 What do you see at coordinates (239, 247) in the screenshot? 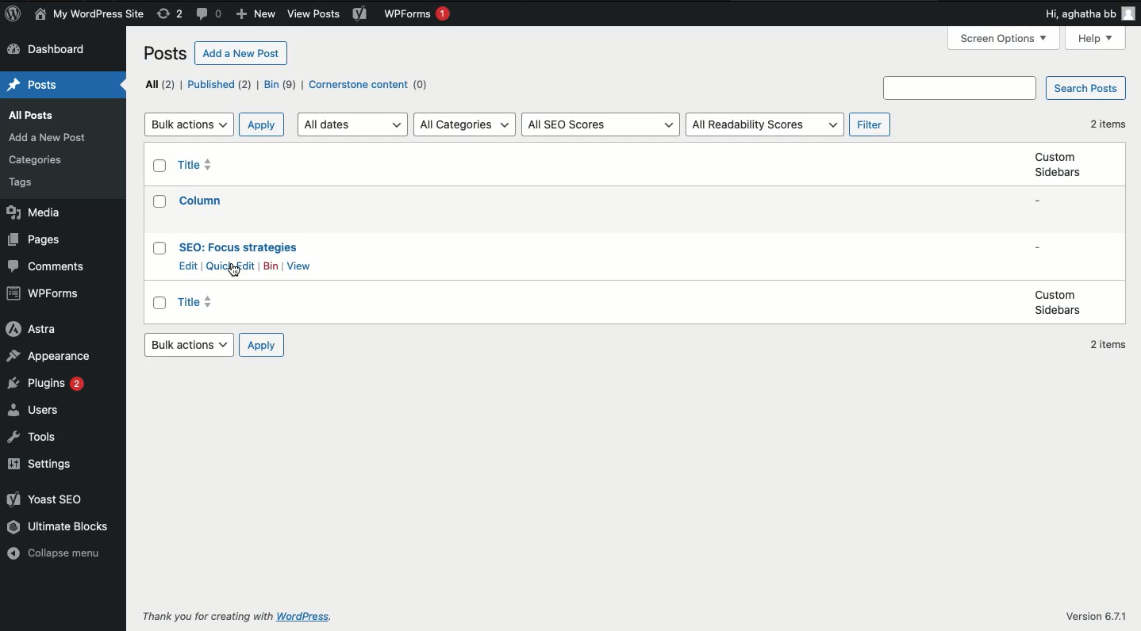
I see `Title` at bounding box center [239, 247].